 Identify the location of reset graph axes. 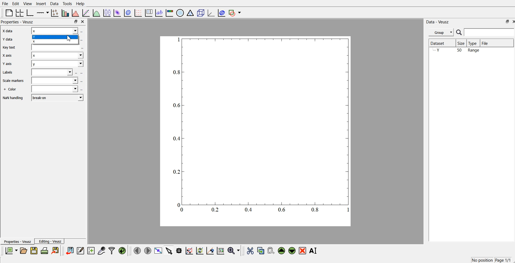
(221, 251).